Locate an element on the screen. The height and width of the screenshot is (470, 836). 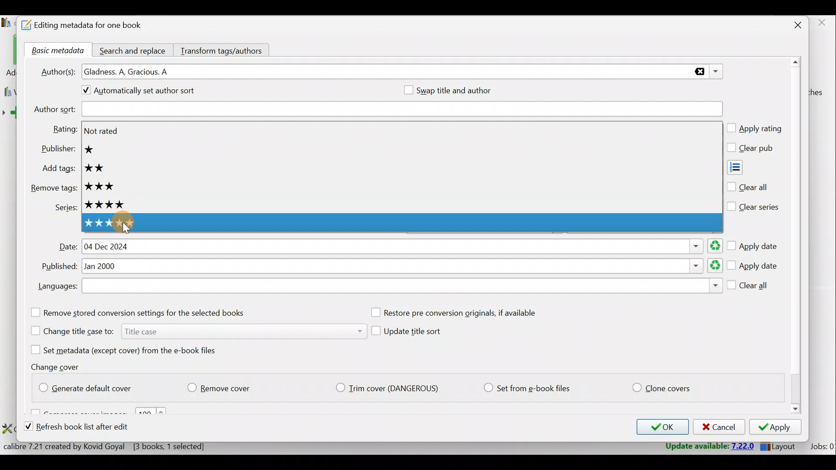
Statistics is located at coordinates (121, 446).